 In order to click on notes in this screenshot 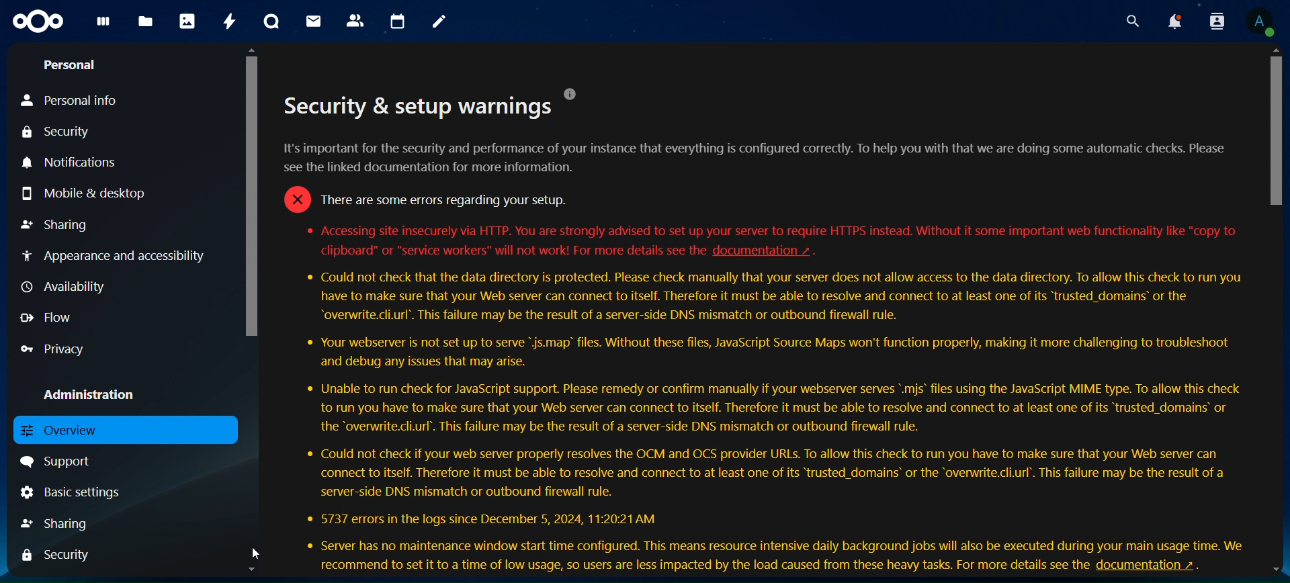, I will do `click(440, 24)`.